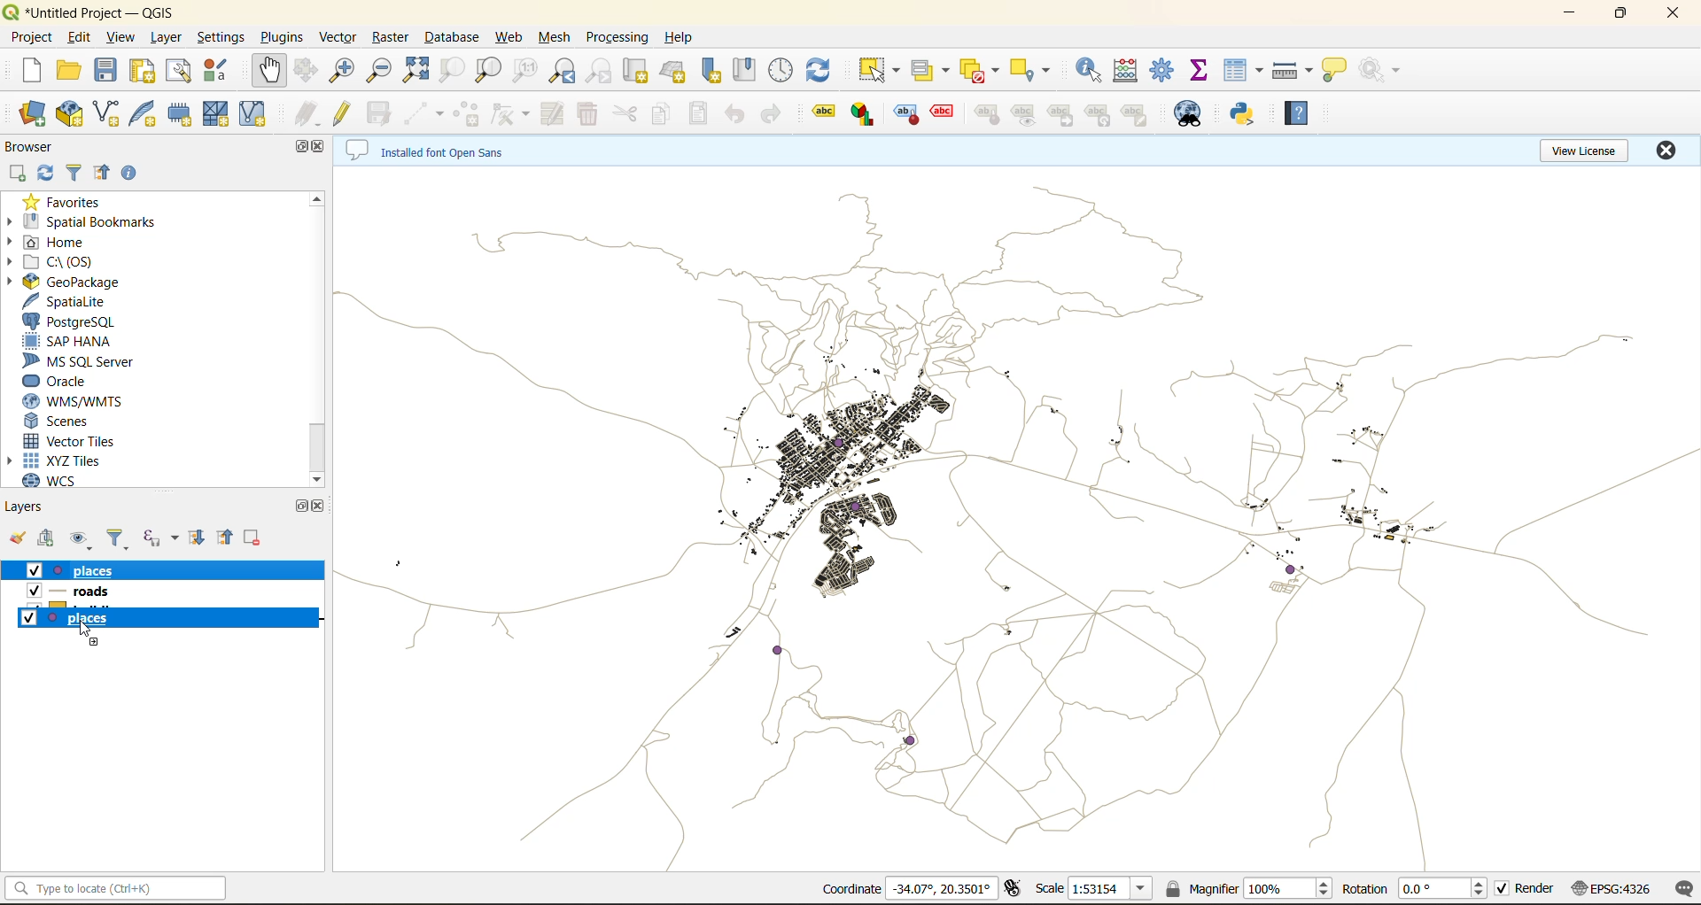 The height and width of the screenshot is (905, 1701). Describe the element at coordinates (785, 66) in the screenshot. I see `control panel` at that location.